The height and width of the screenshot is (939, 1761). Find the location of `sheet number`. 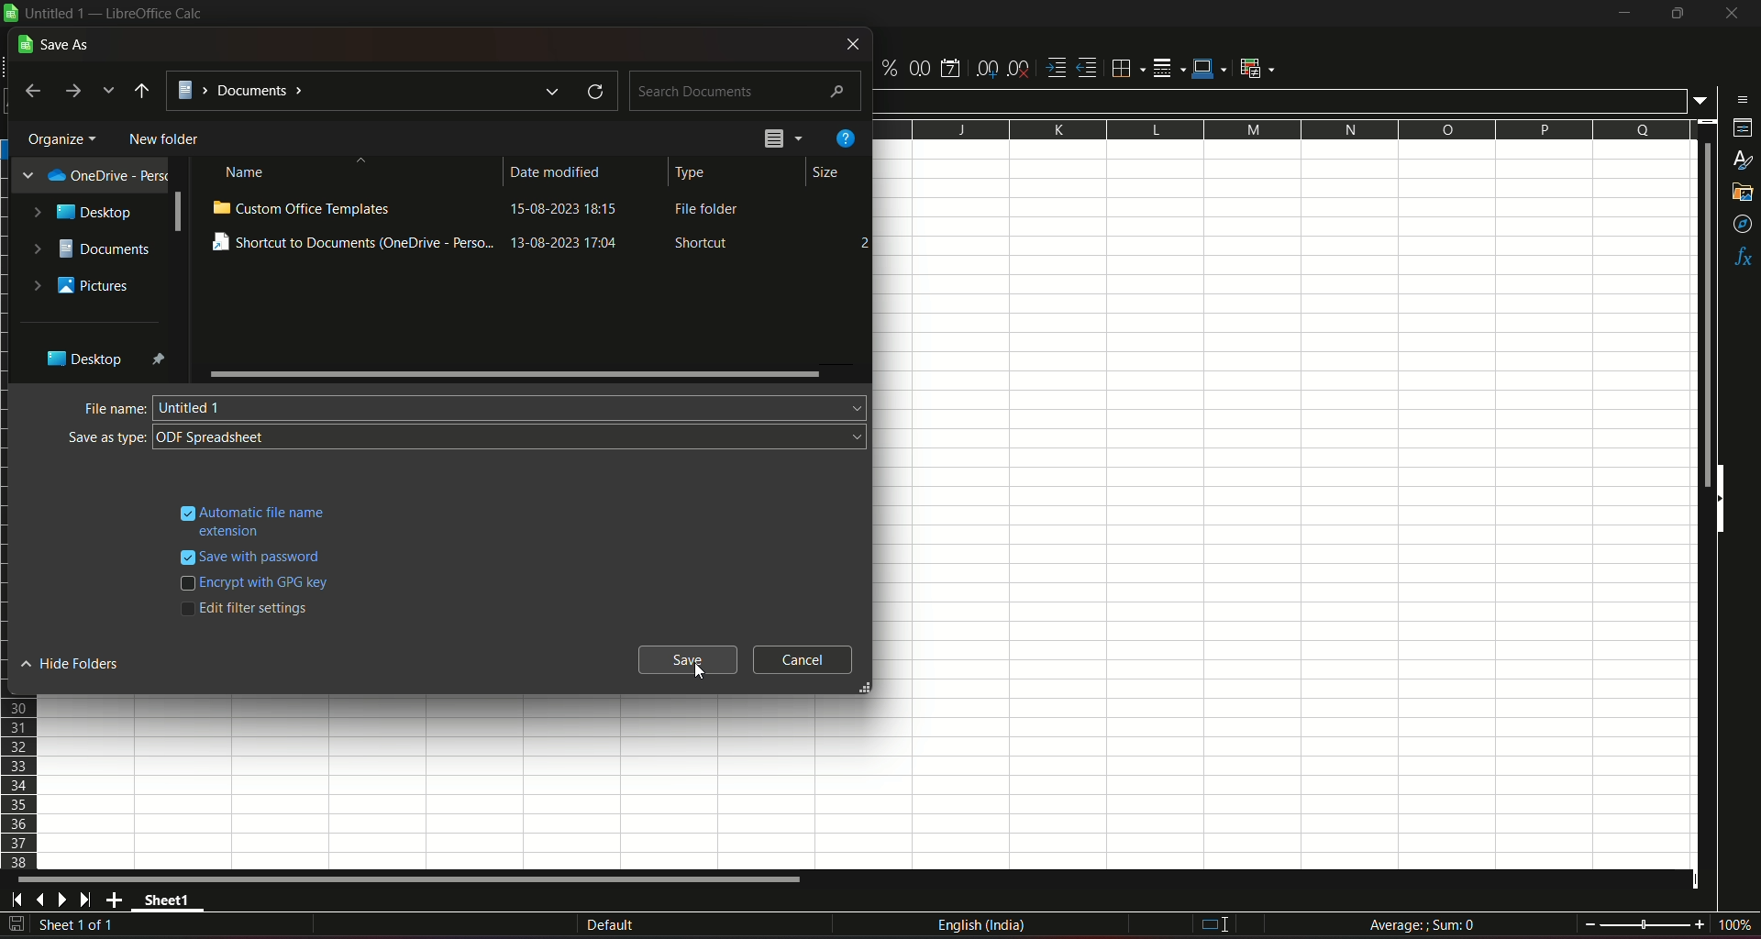

sheet number is located at coordinates (86, 926).